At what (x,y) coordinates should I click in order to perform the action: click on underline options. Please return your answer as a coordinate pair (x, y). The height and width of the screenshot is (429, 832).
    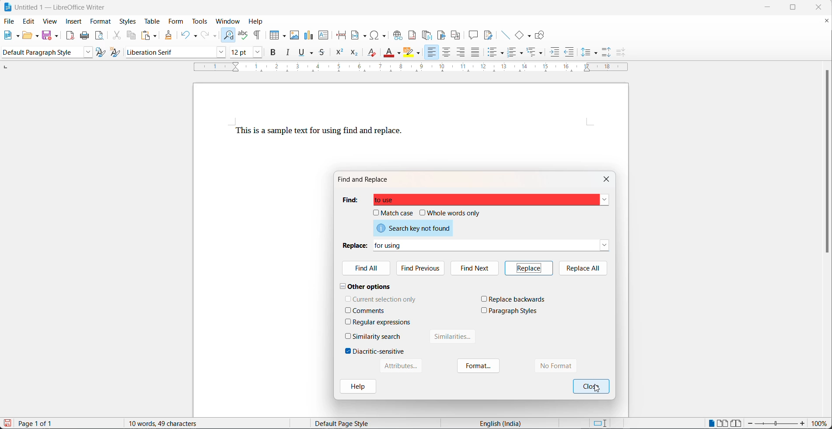
    Looking at the image, I should click on (312, 54).